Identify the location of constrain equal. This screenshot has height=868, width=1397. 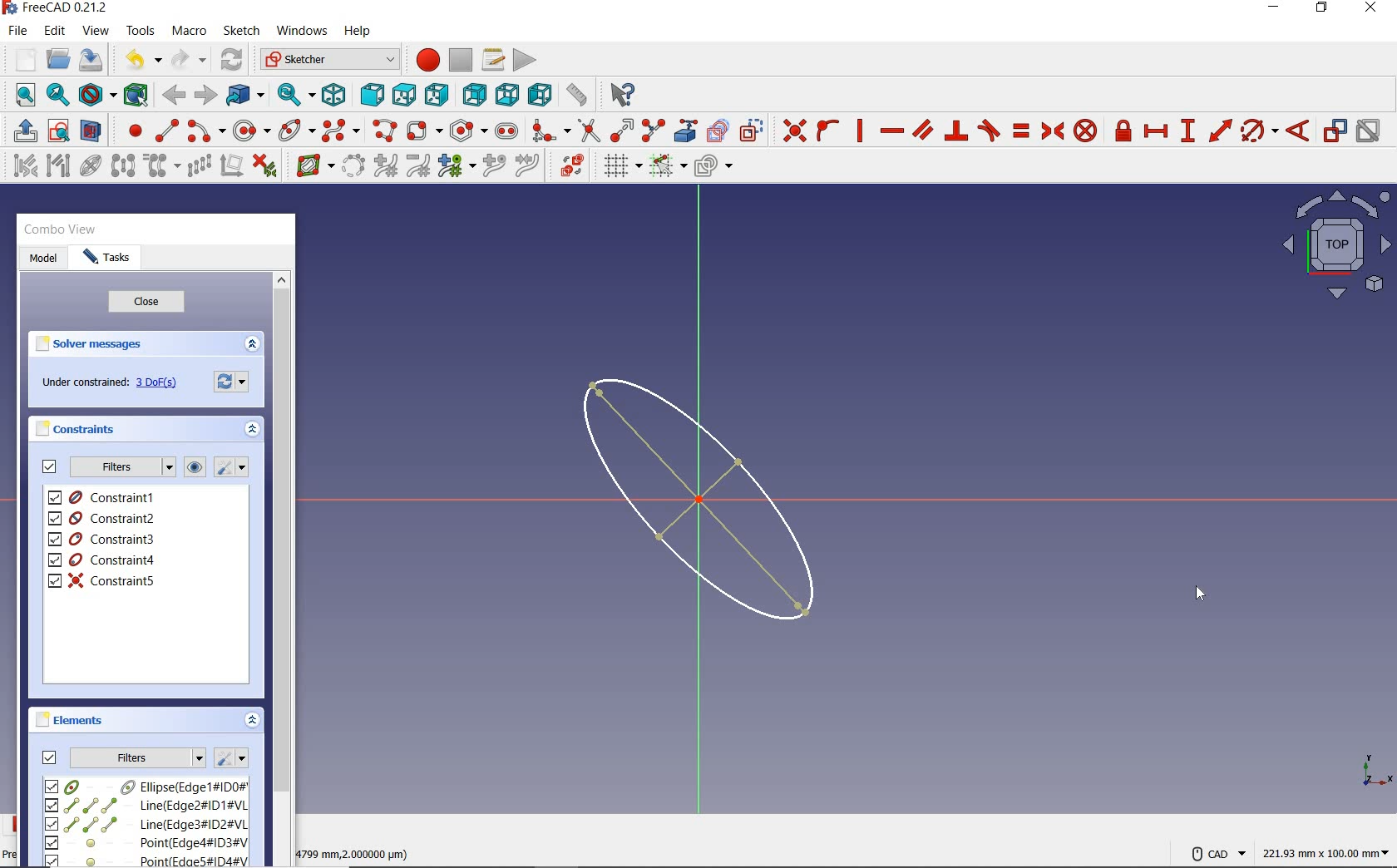
(1022, 131).